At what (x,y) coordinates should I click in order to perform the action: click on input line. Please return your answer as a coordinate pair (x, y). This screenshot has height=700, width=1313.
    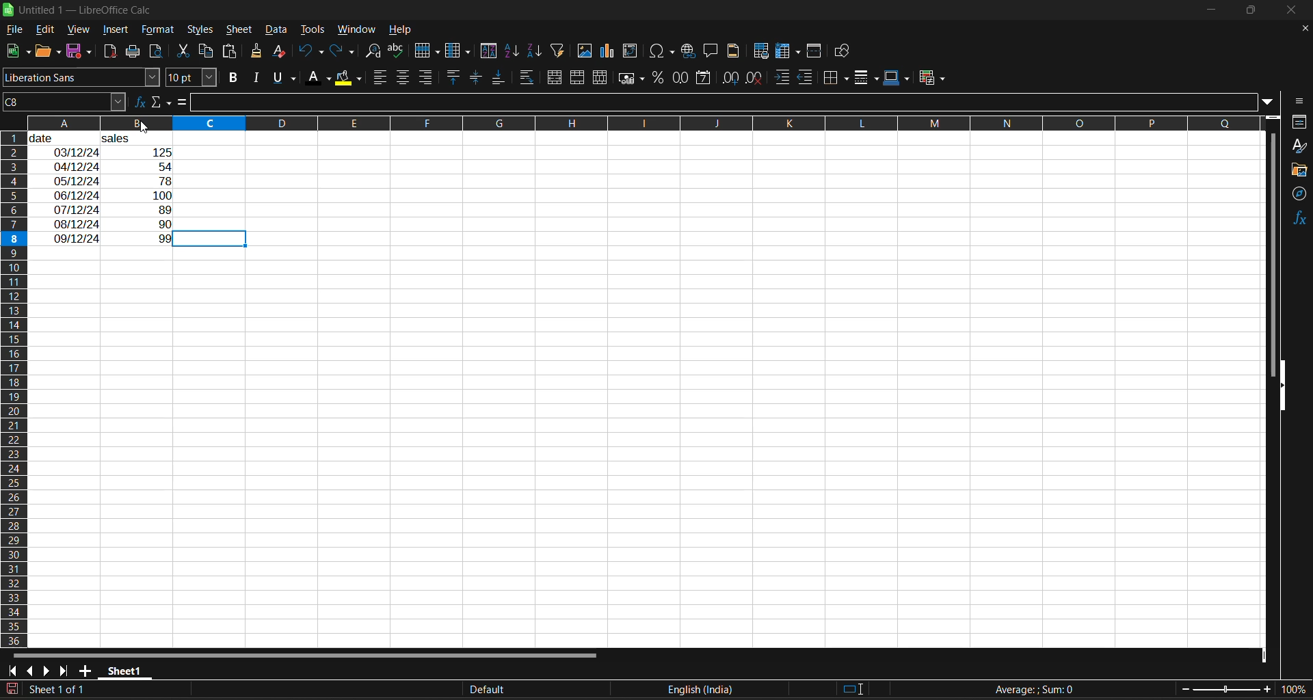
    Looking at the image, I should click on (726, 103).